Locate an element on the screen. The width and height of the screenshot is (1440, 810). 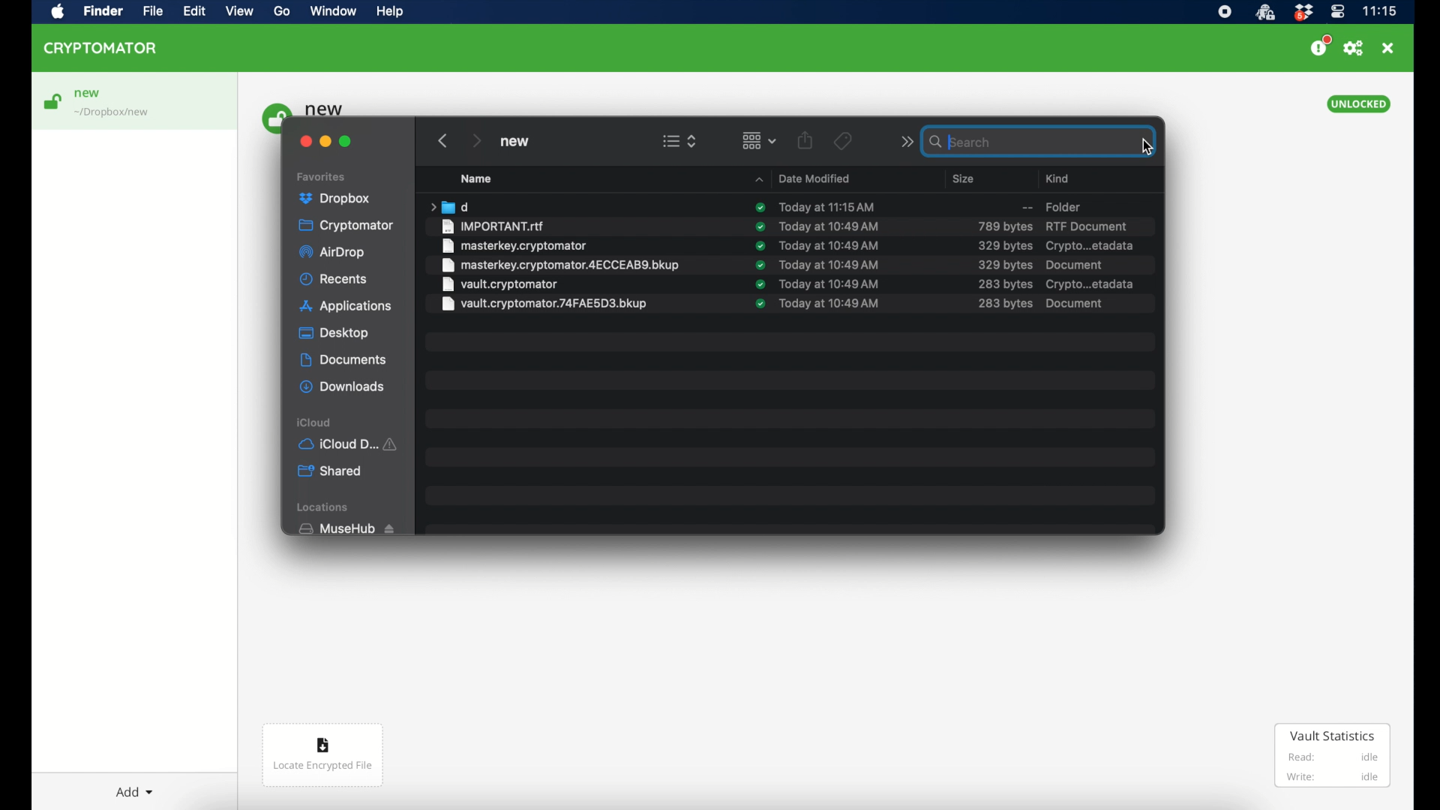
finder is located at coordinates (103, 11).